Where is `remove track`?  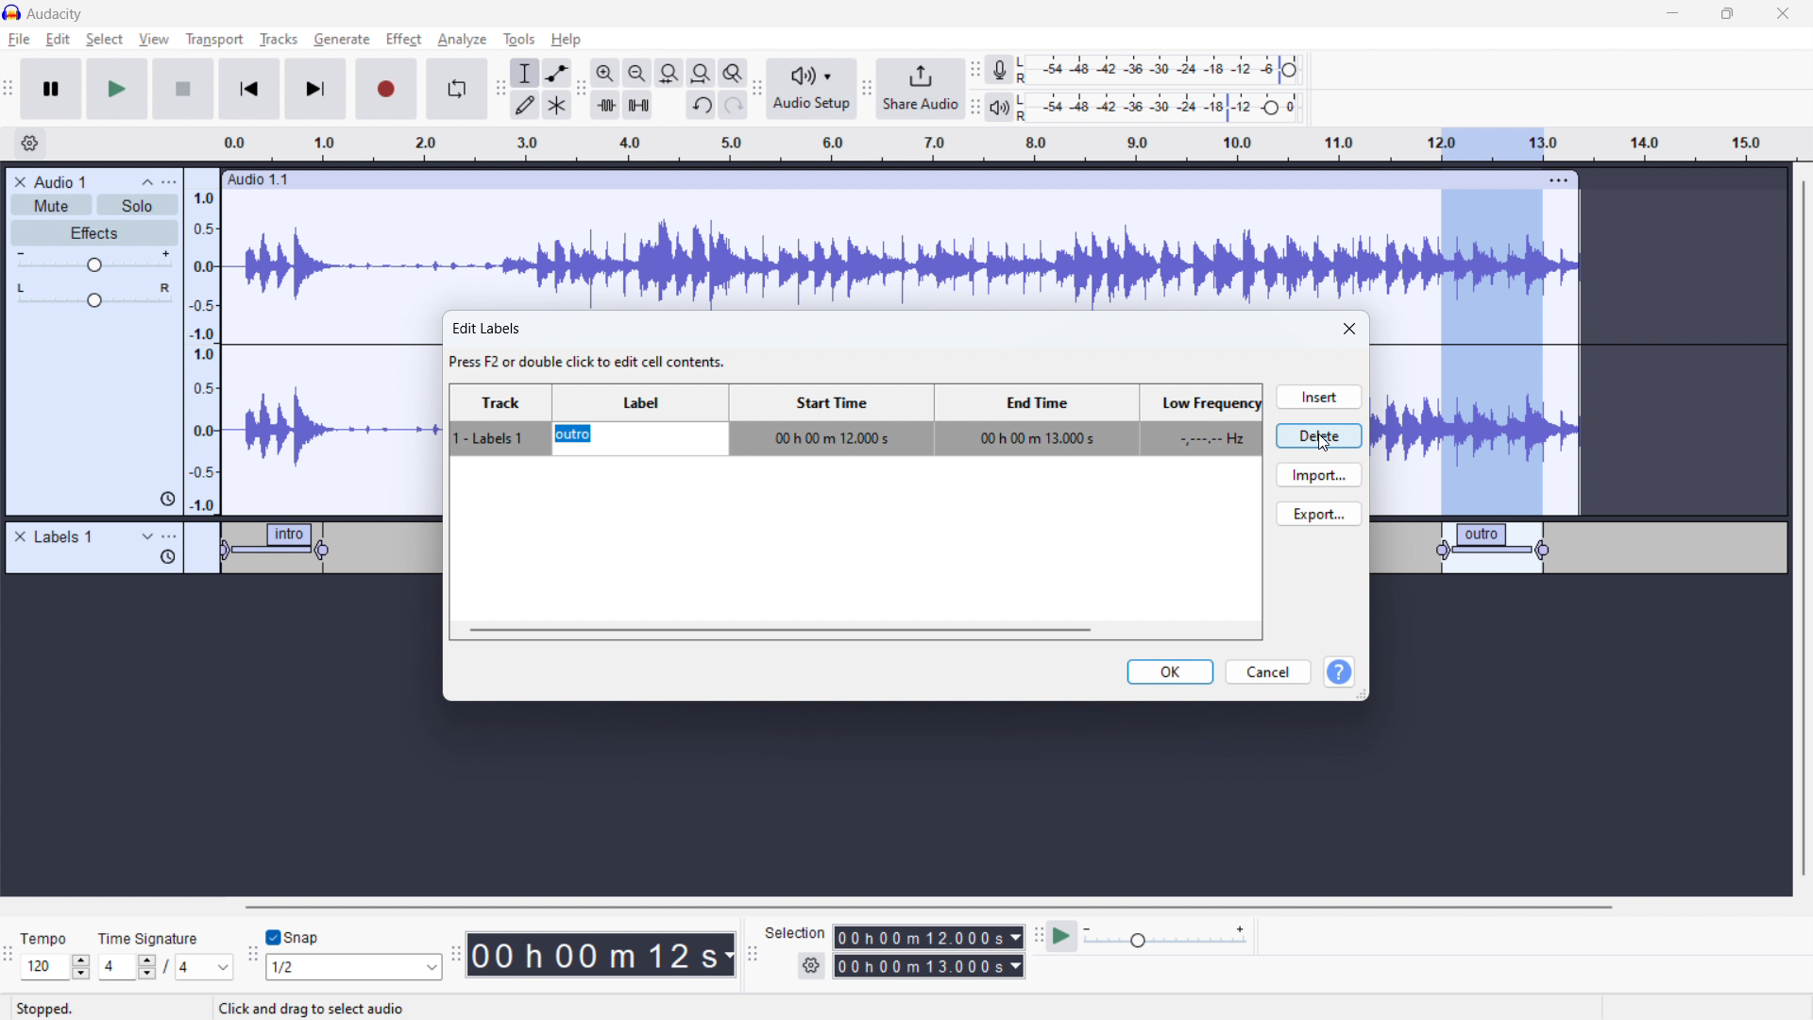
remove track is located at coordinates (20, 181).